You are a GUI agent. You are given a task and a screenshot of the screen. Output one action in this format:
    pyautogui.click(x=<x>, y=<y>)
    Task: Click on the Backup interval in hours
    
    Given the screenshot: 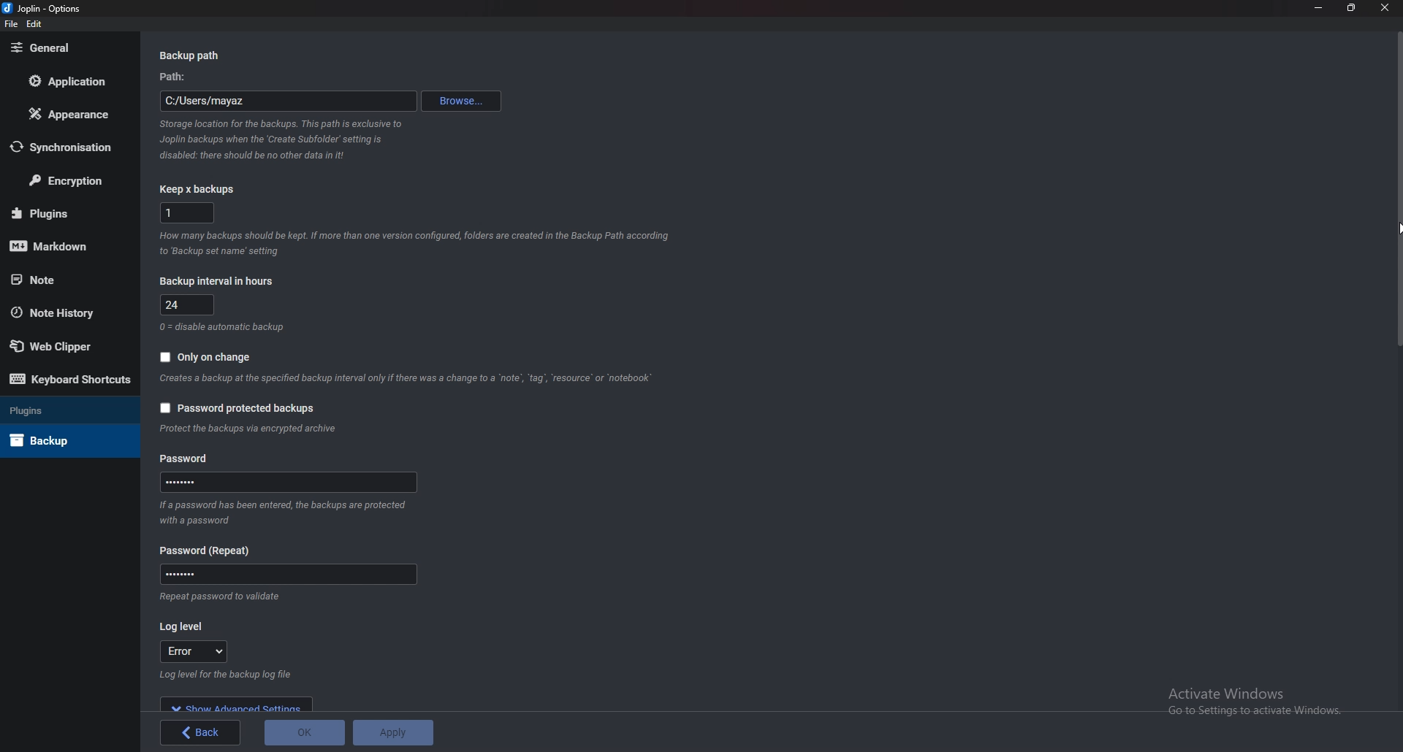 What is the action you would take?
    pyautogui.click(x=220, y=280)
    